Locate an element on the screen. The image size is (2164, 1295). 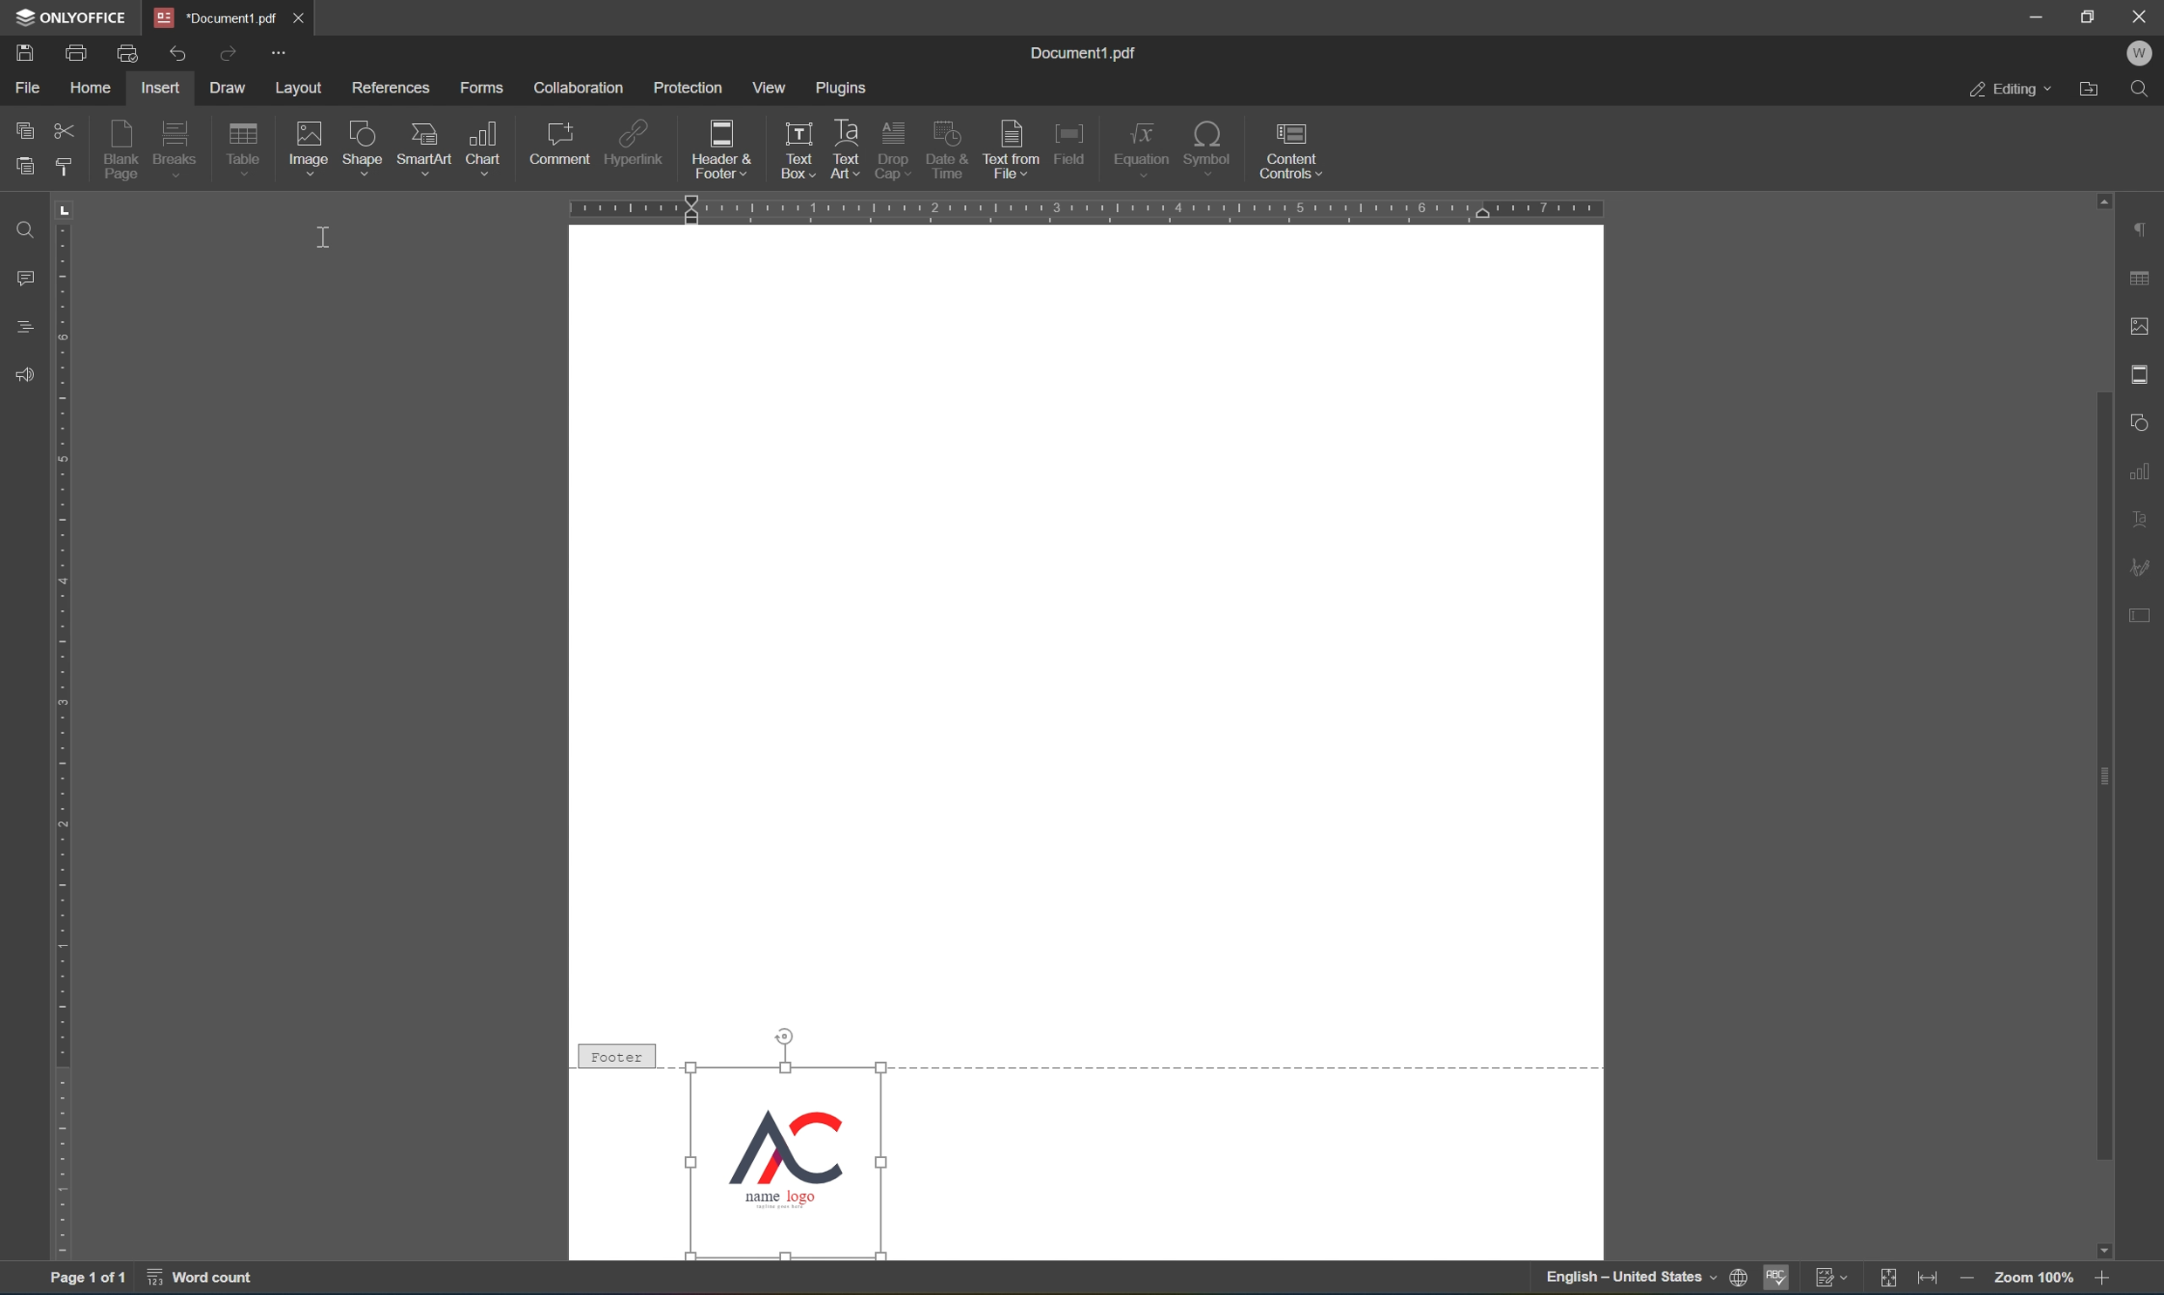
blank page is located at coordinates (122, 150).